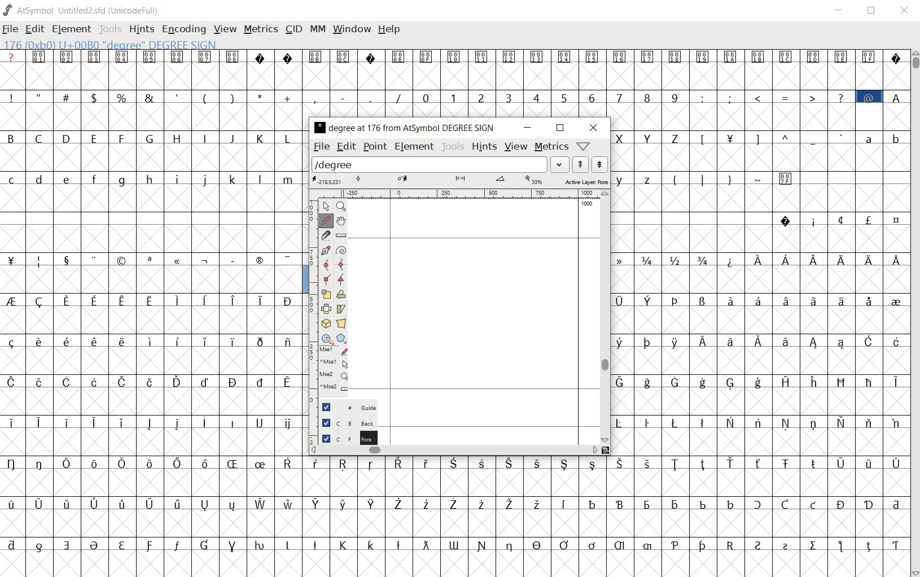 This screenshot has height=577, width=920. What do you see at coordinates (294, 29) in the screenshot?
I see `cid` at bounding box center [294, 29].